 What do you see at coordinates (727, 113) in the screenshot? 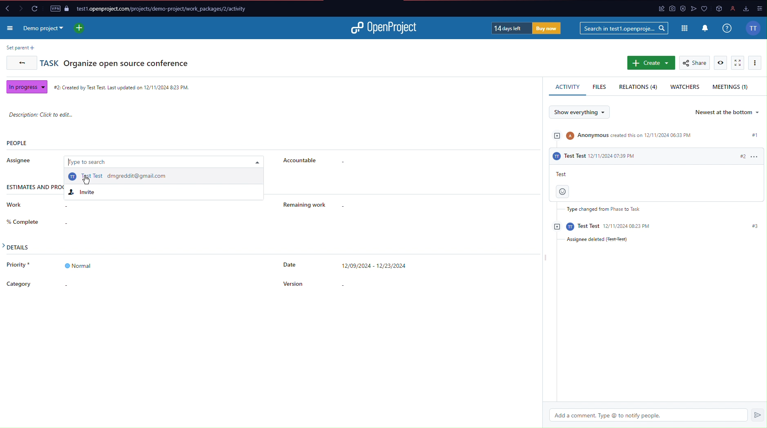
I see `Newest at the bottom` at bounding box center [727, 113].